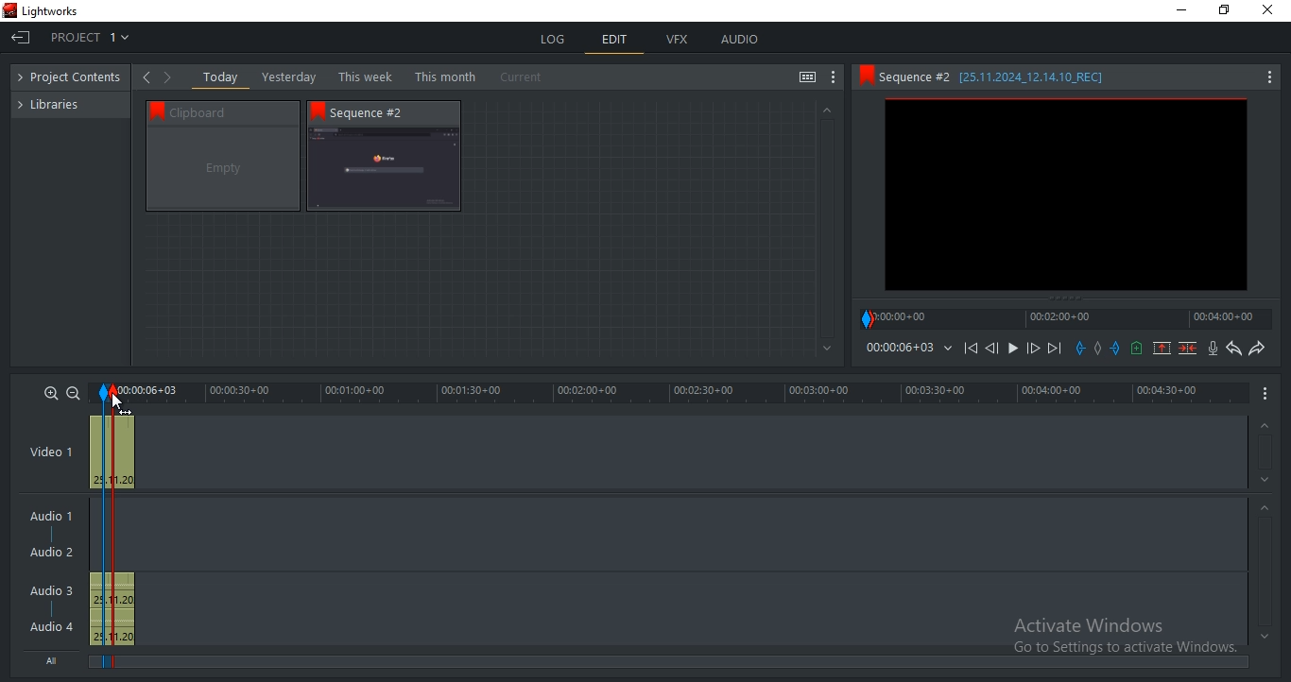  I want to click on show settings menu, so click(834, 77).